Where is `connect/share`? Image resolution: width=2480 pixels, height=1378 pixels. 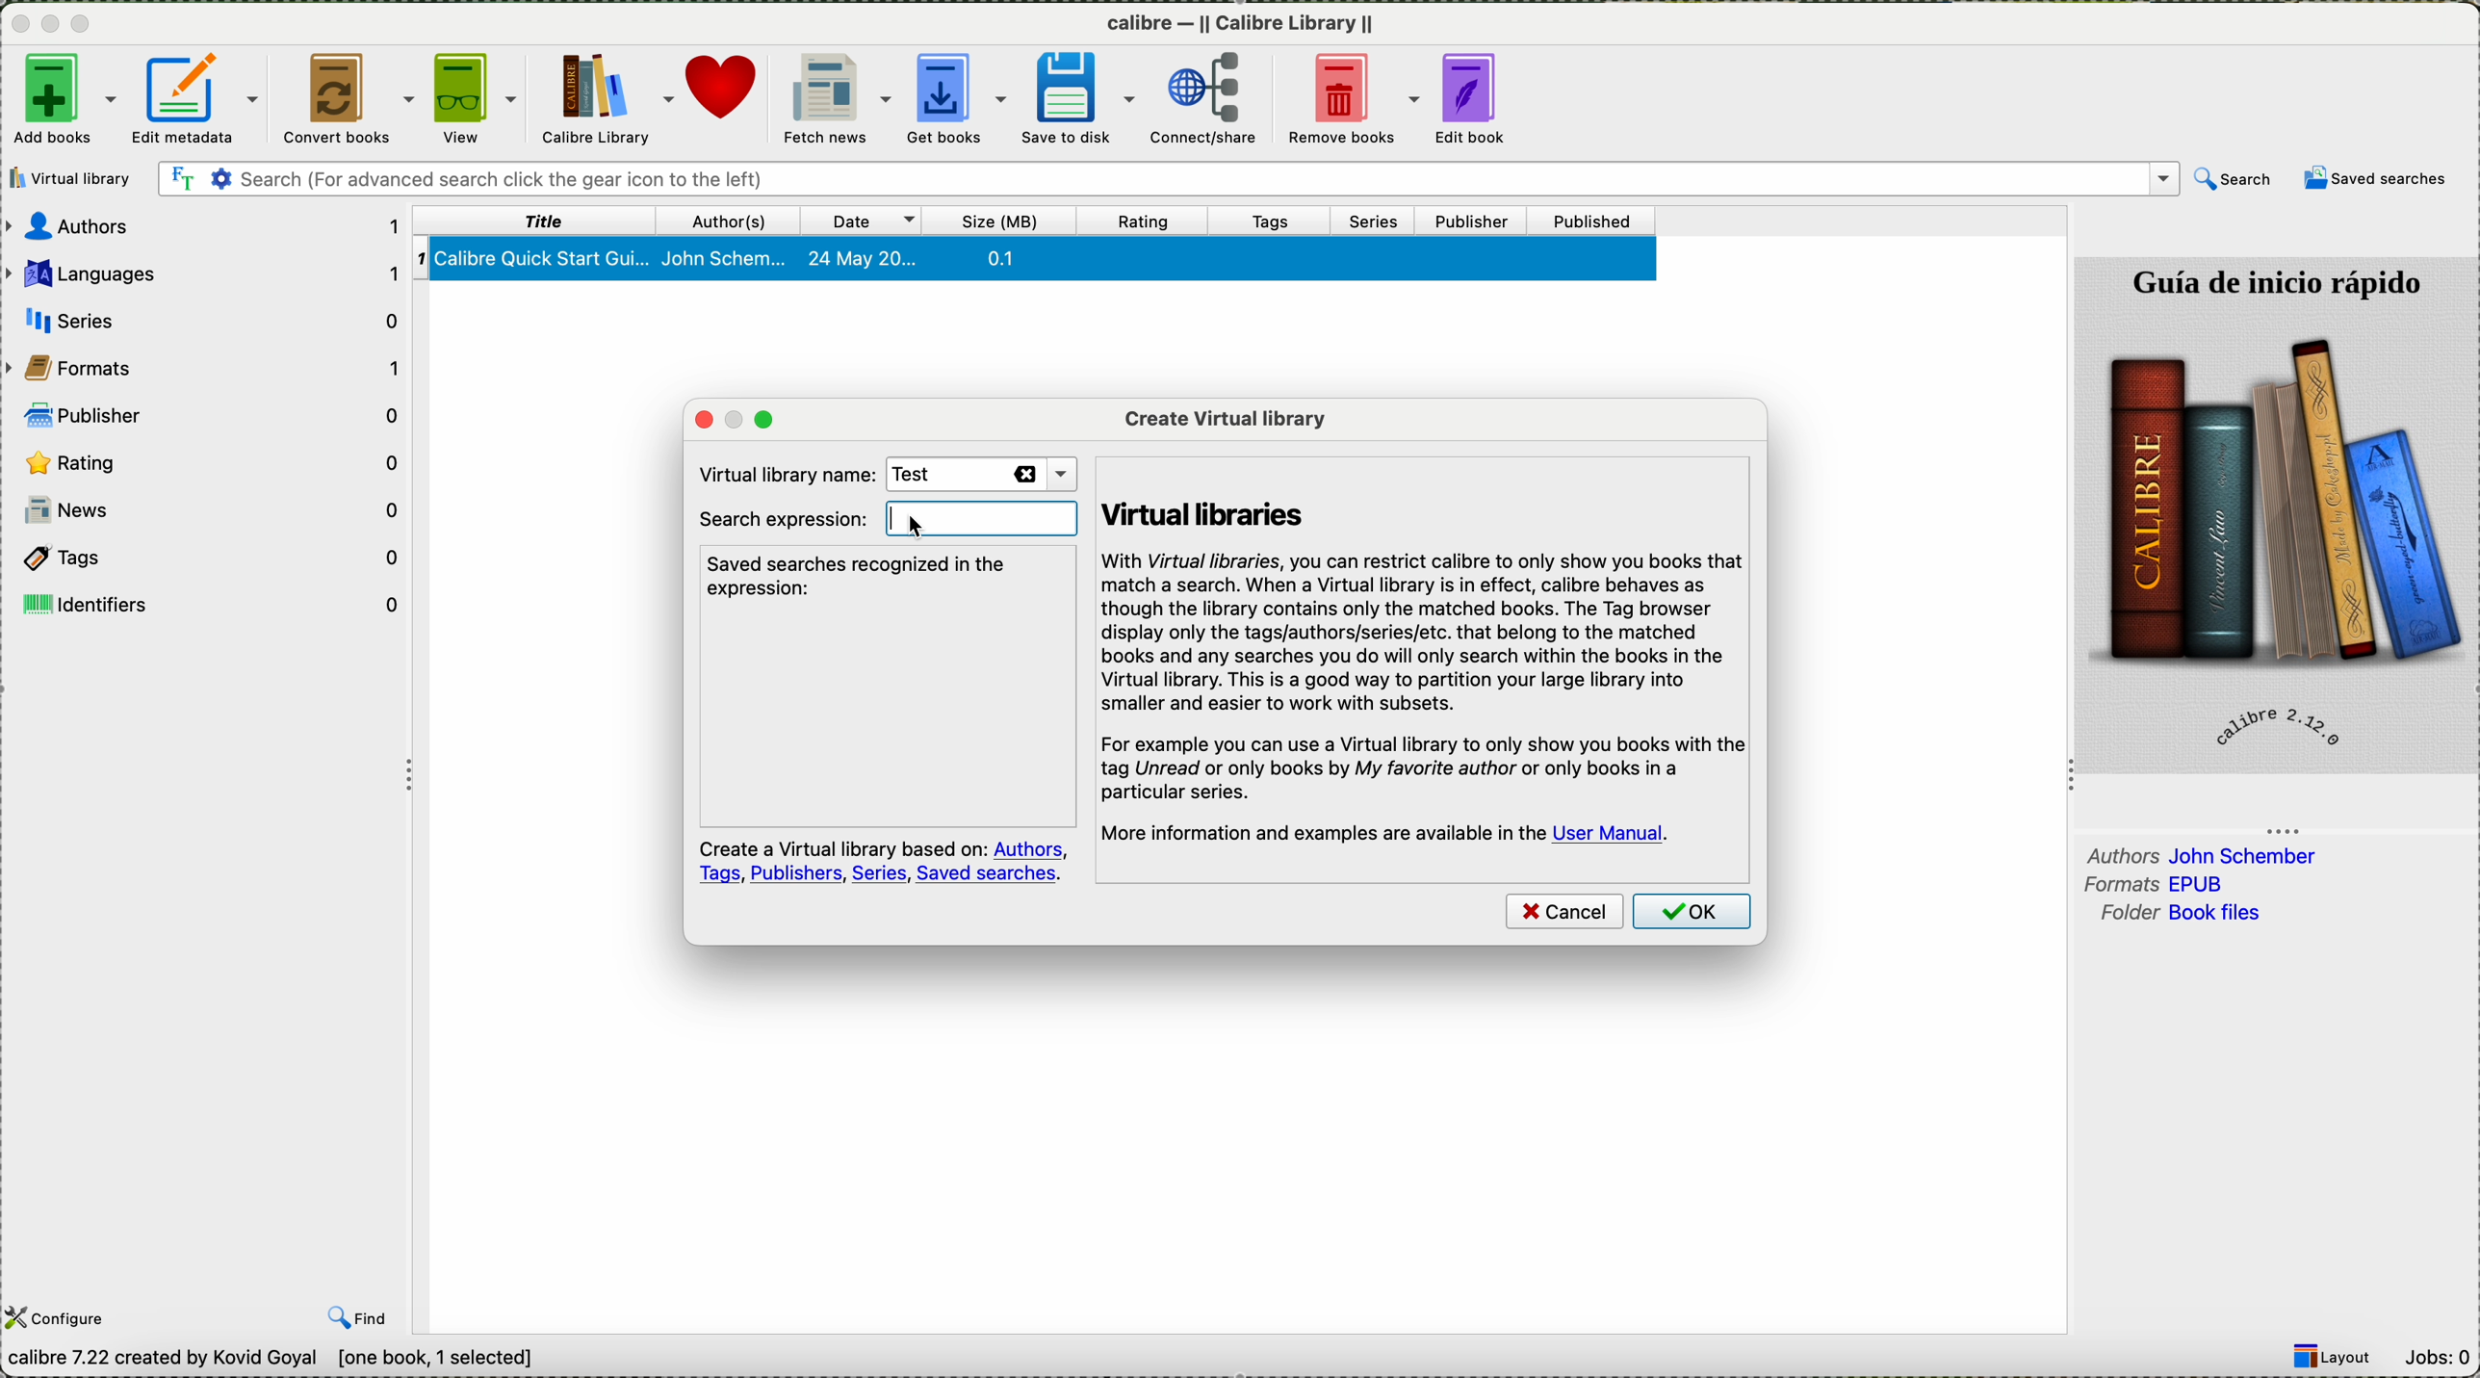
connect/share is located at coordinates (1217, 101).